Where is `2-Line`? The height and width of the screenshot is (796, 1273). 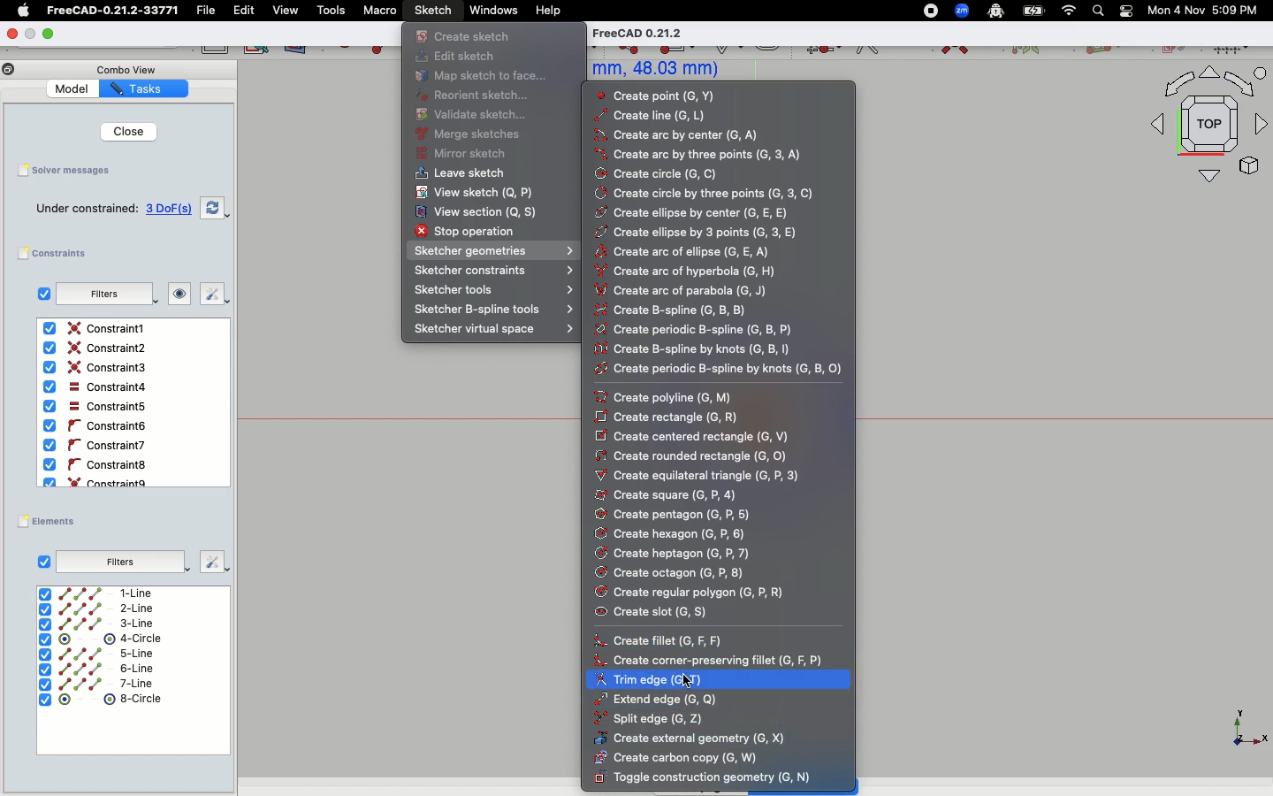
2-Line is located at coordinates (108, 608).